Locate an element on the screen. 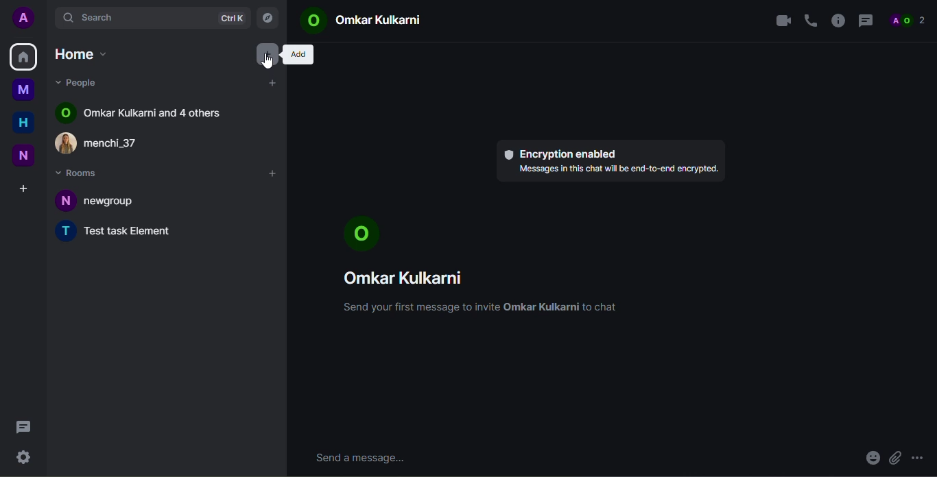 The width and height of the screenshot is (937, 477). O Omar Kulkarni and 4 others is located at coordinates (141, 112).